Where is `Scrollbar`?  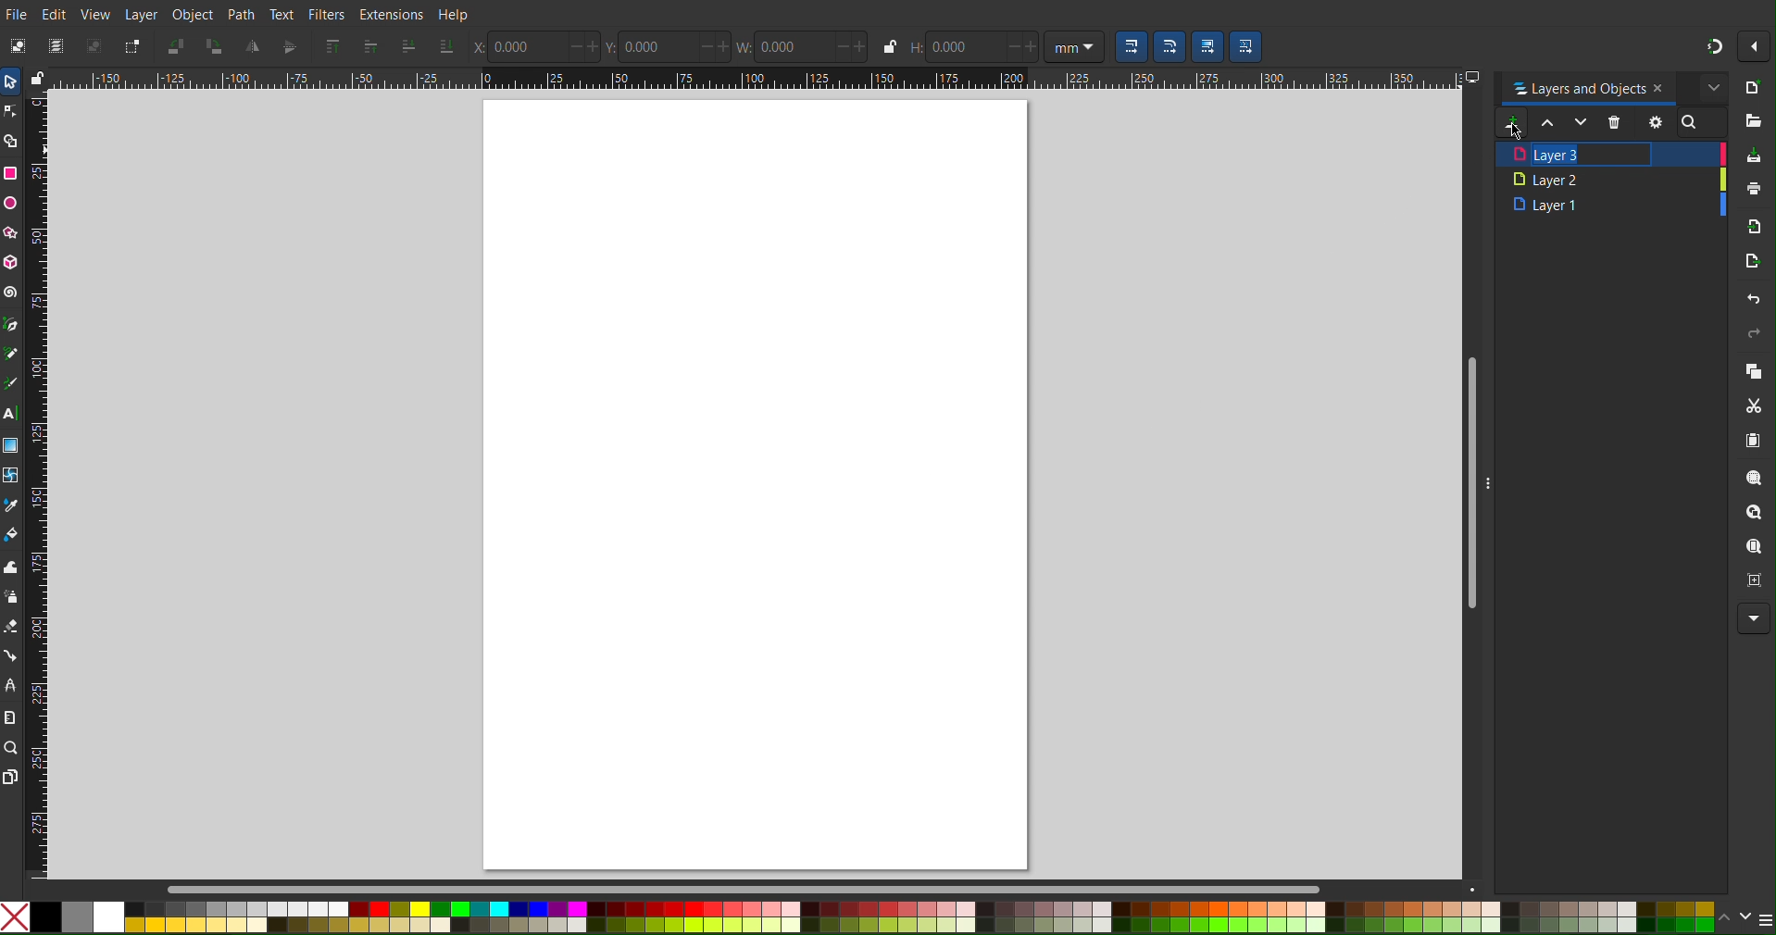
Scrollbar is located at coordinates (306, 889).